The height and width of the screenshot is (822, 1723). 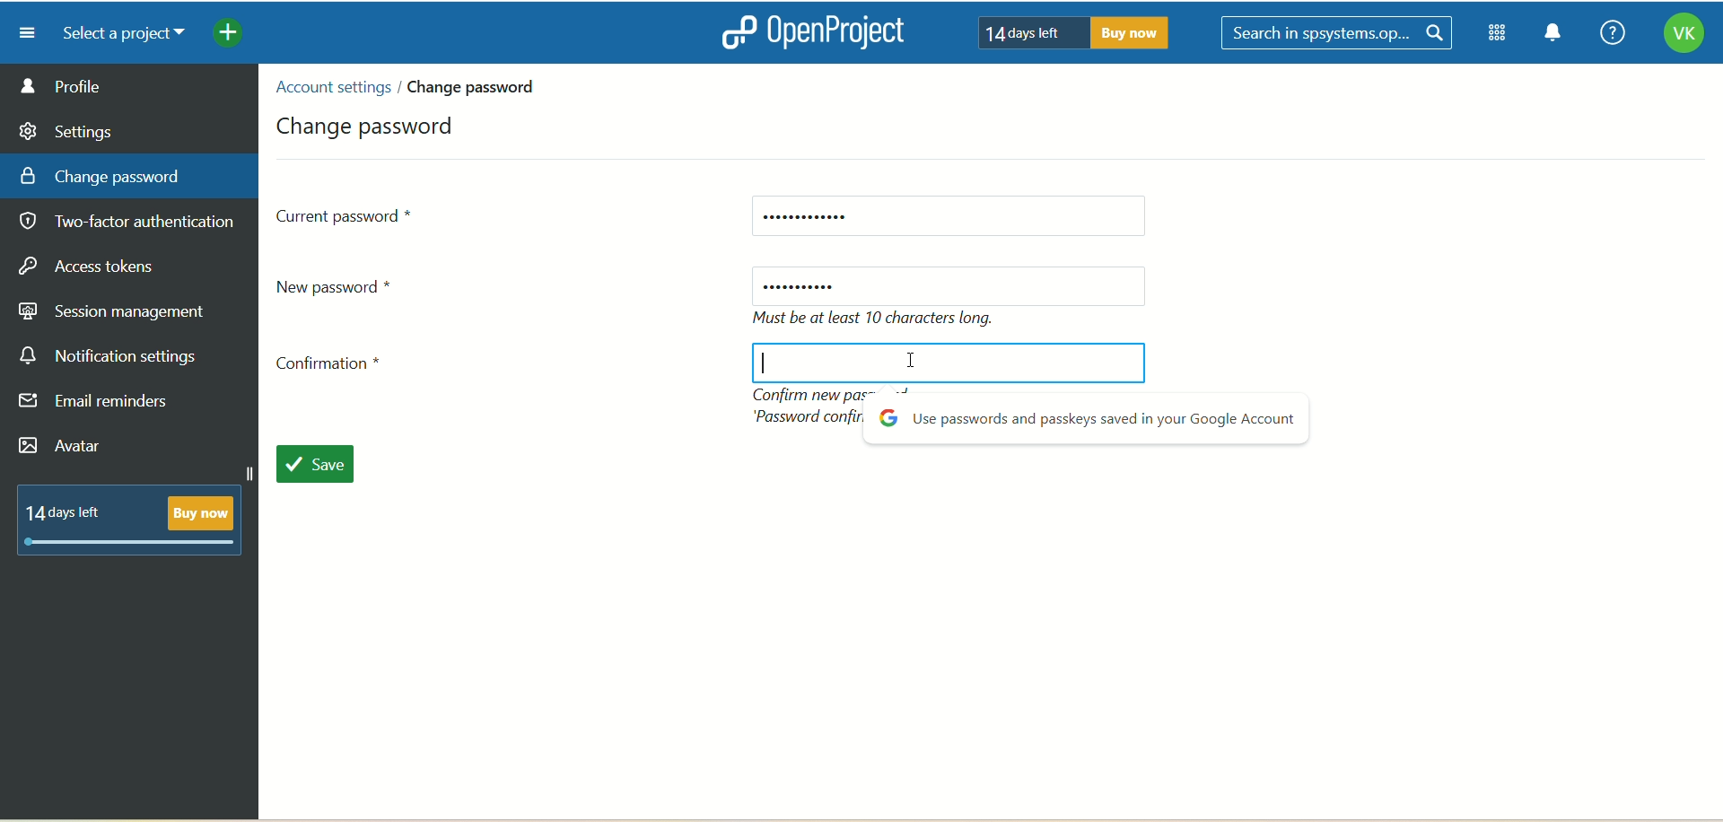 I want to click on select a project, so click(x=117, y=34).